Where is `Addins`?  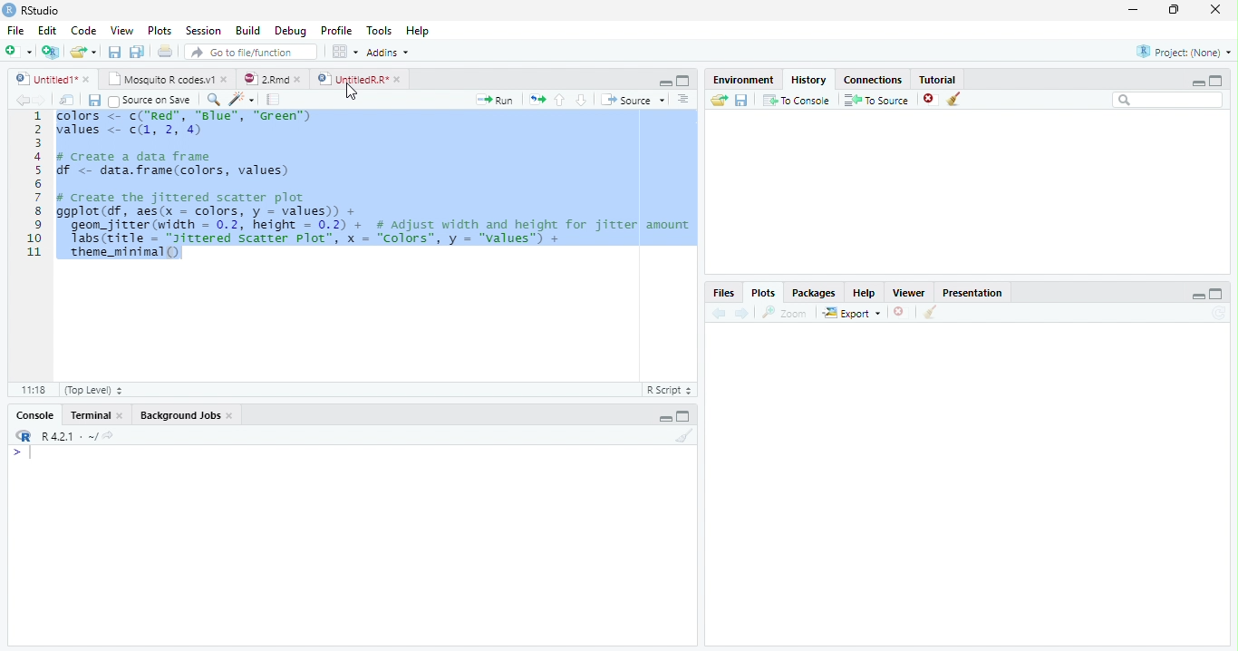
Addins is located at coordinates (388, 53).